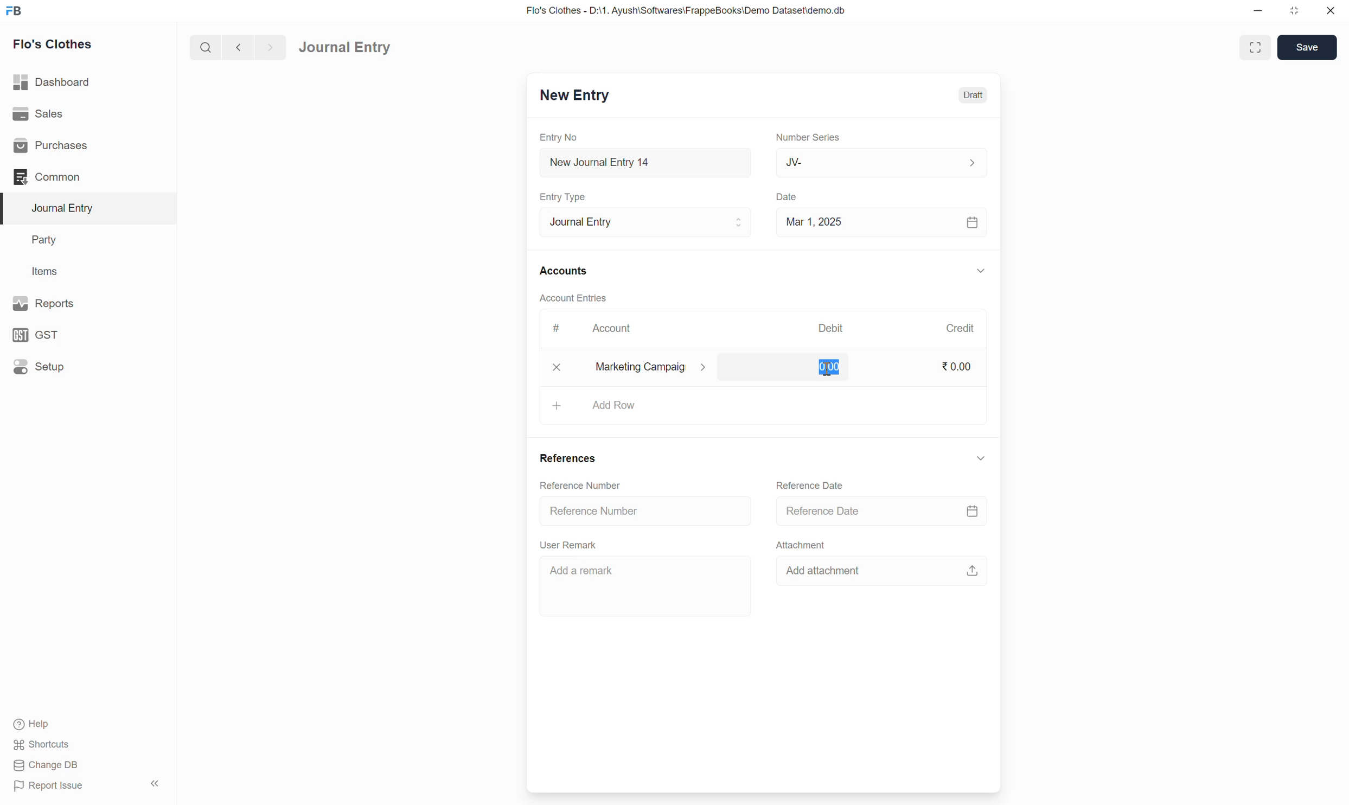  What do you see at coordinates (39, 366) in the screenshot?
I see `Setup` at bounding box center [39, 366].